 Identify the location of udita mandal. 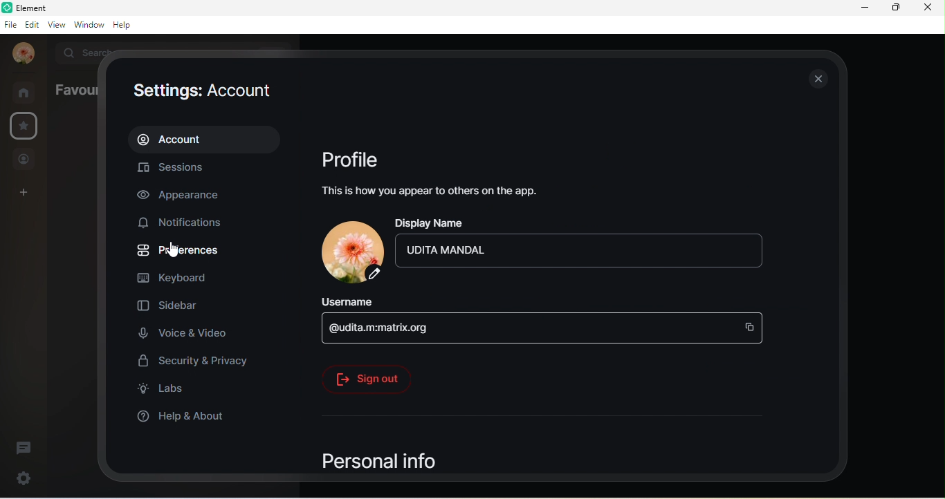
(20, 54).